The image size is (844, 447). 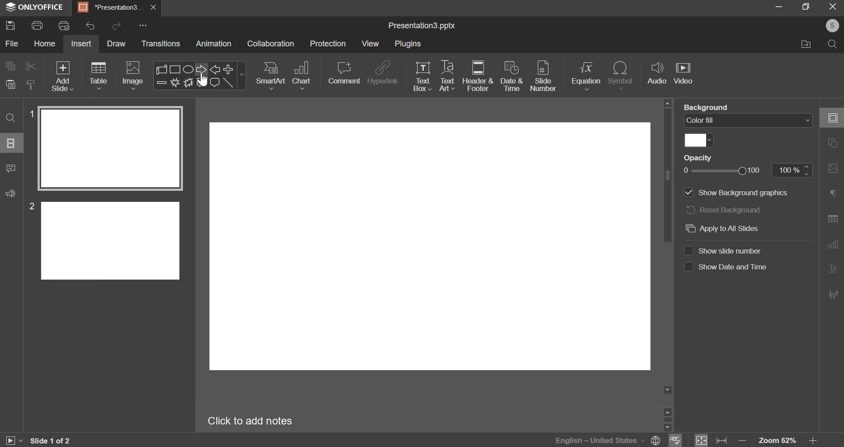 What do you see at coordinates (726, 250) in the screenshot?
I see `slide number` at bounding box center [726, 250].